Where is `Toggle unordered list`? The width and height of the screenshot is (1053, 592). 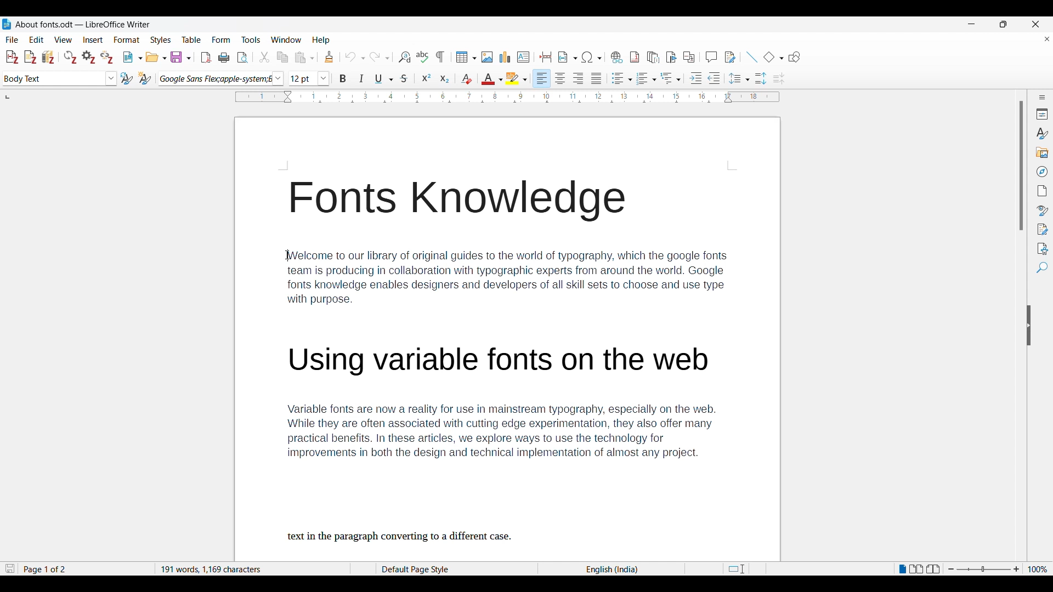 Toggle unordered list is located at coordinates (622, 78).